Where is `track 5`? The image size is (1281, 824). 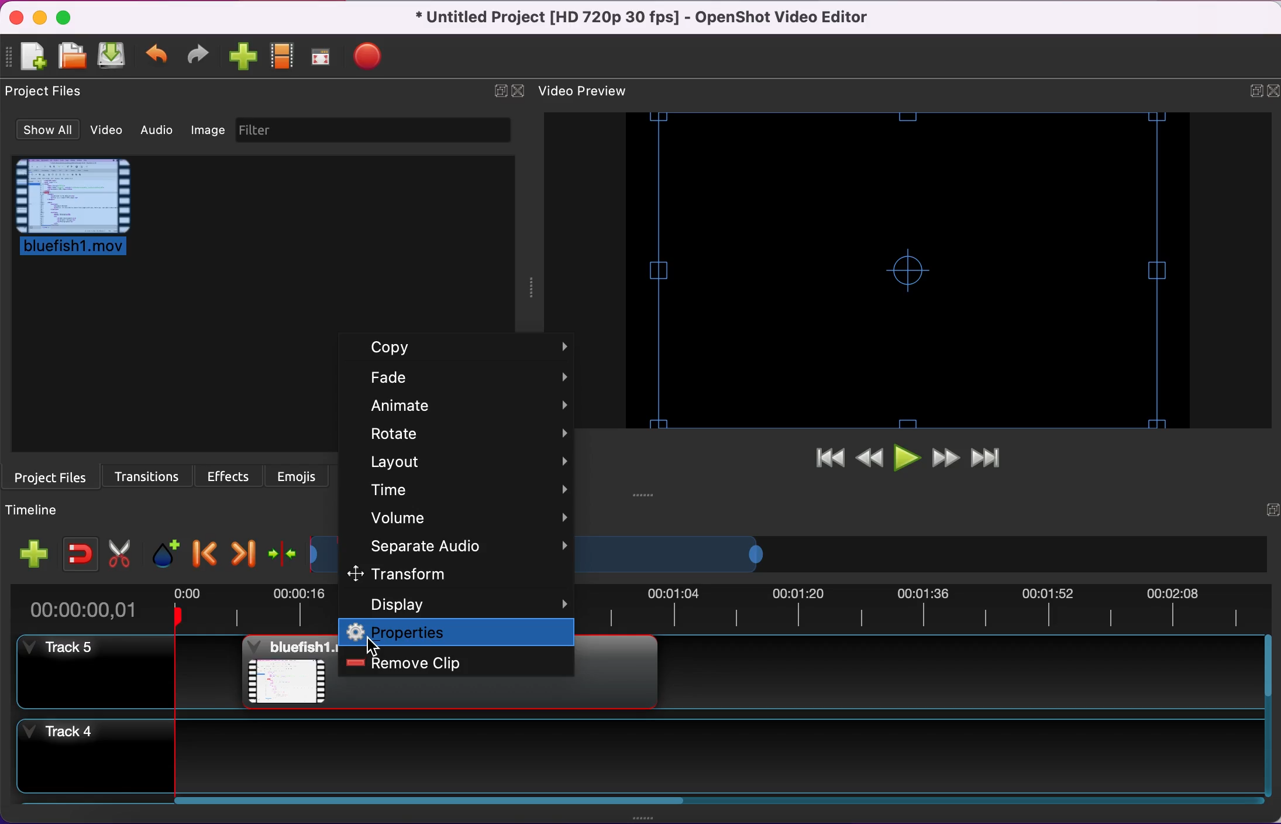
track 5 is located at coordinates (88, 671).